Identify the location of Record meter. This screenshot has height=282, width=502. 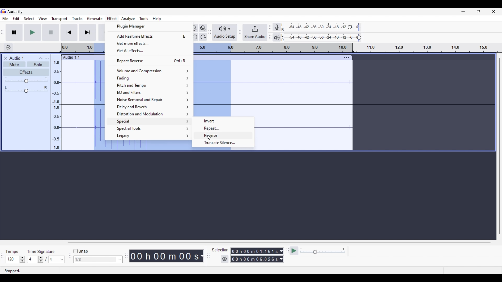
(277, 27).